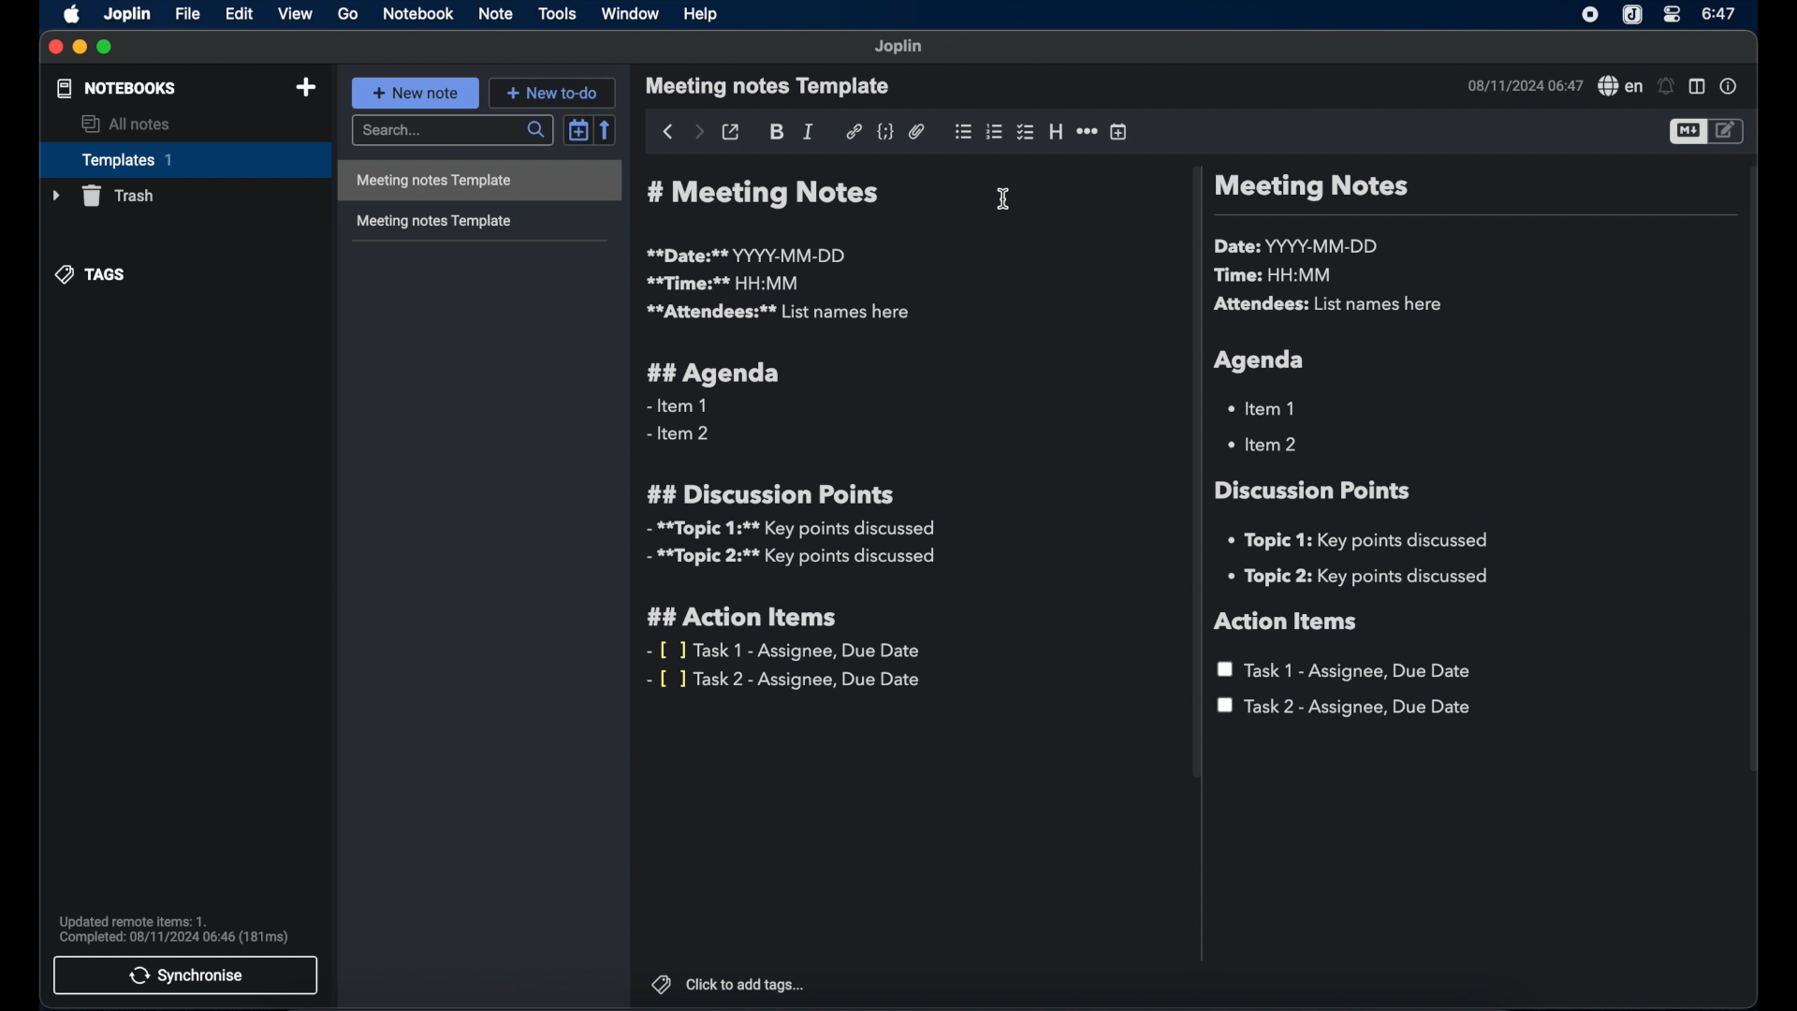 This screenshot has width=1797, height=1011. I want to click on insert time, so click(1118, 132).